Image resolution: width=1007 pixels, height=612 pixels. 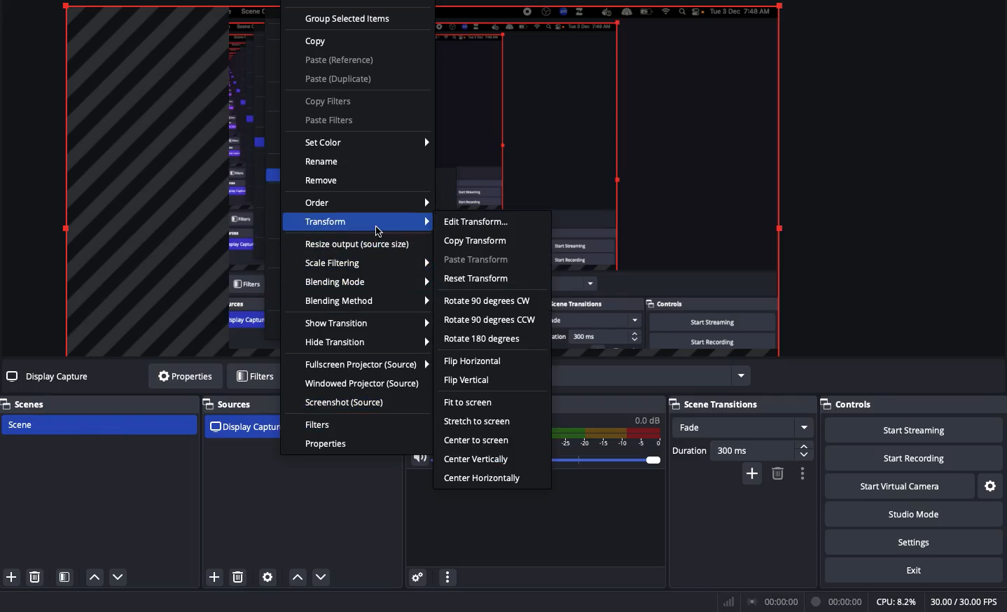 What do you see at coordinates (368, 324) in the screenshot?
I see `Show transition` at bounding box center [368, 324].